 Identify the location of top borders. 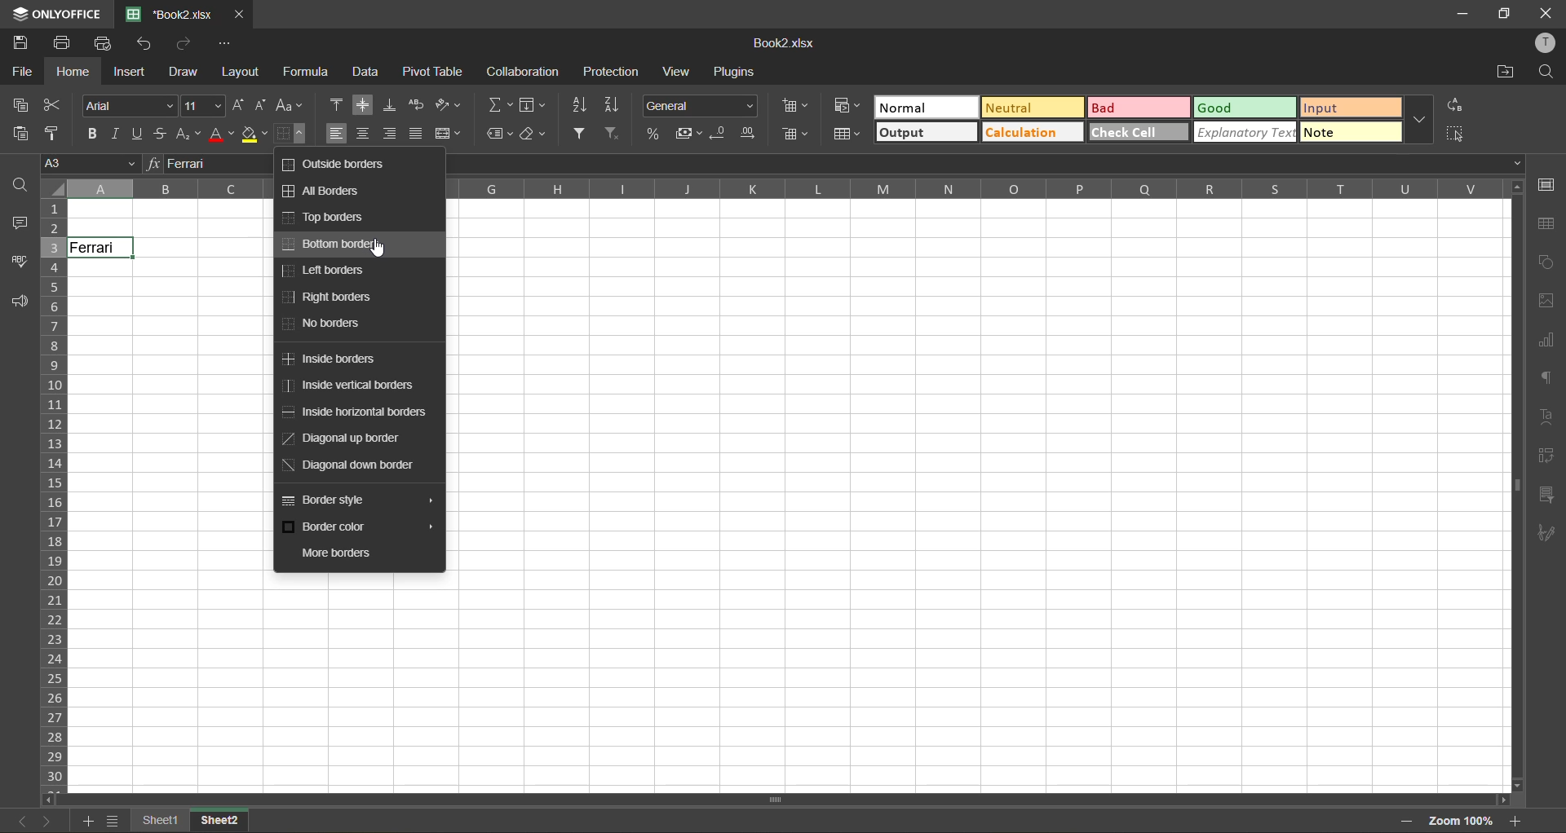
(324, 218).